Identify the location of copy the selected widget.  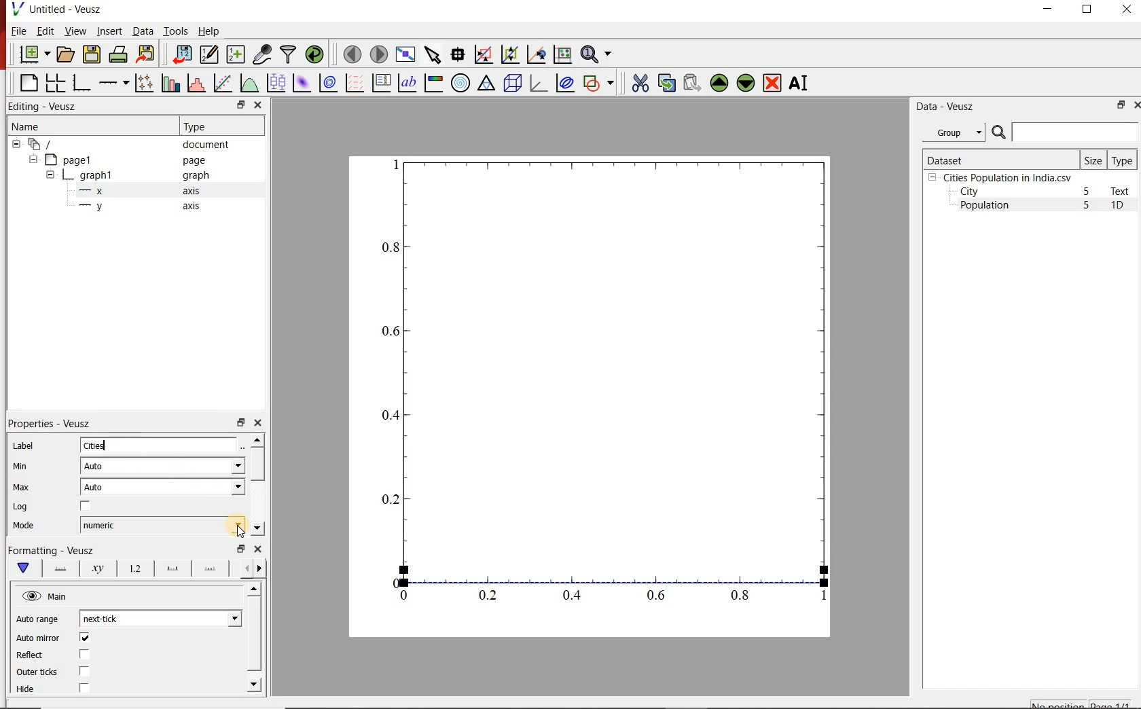
(666, 81).